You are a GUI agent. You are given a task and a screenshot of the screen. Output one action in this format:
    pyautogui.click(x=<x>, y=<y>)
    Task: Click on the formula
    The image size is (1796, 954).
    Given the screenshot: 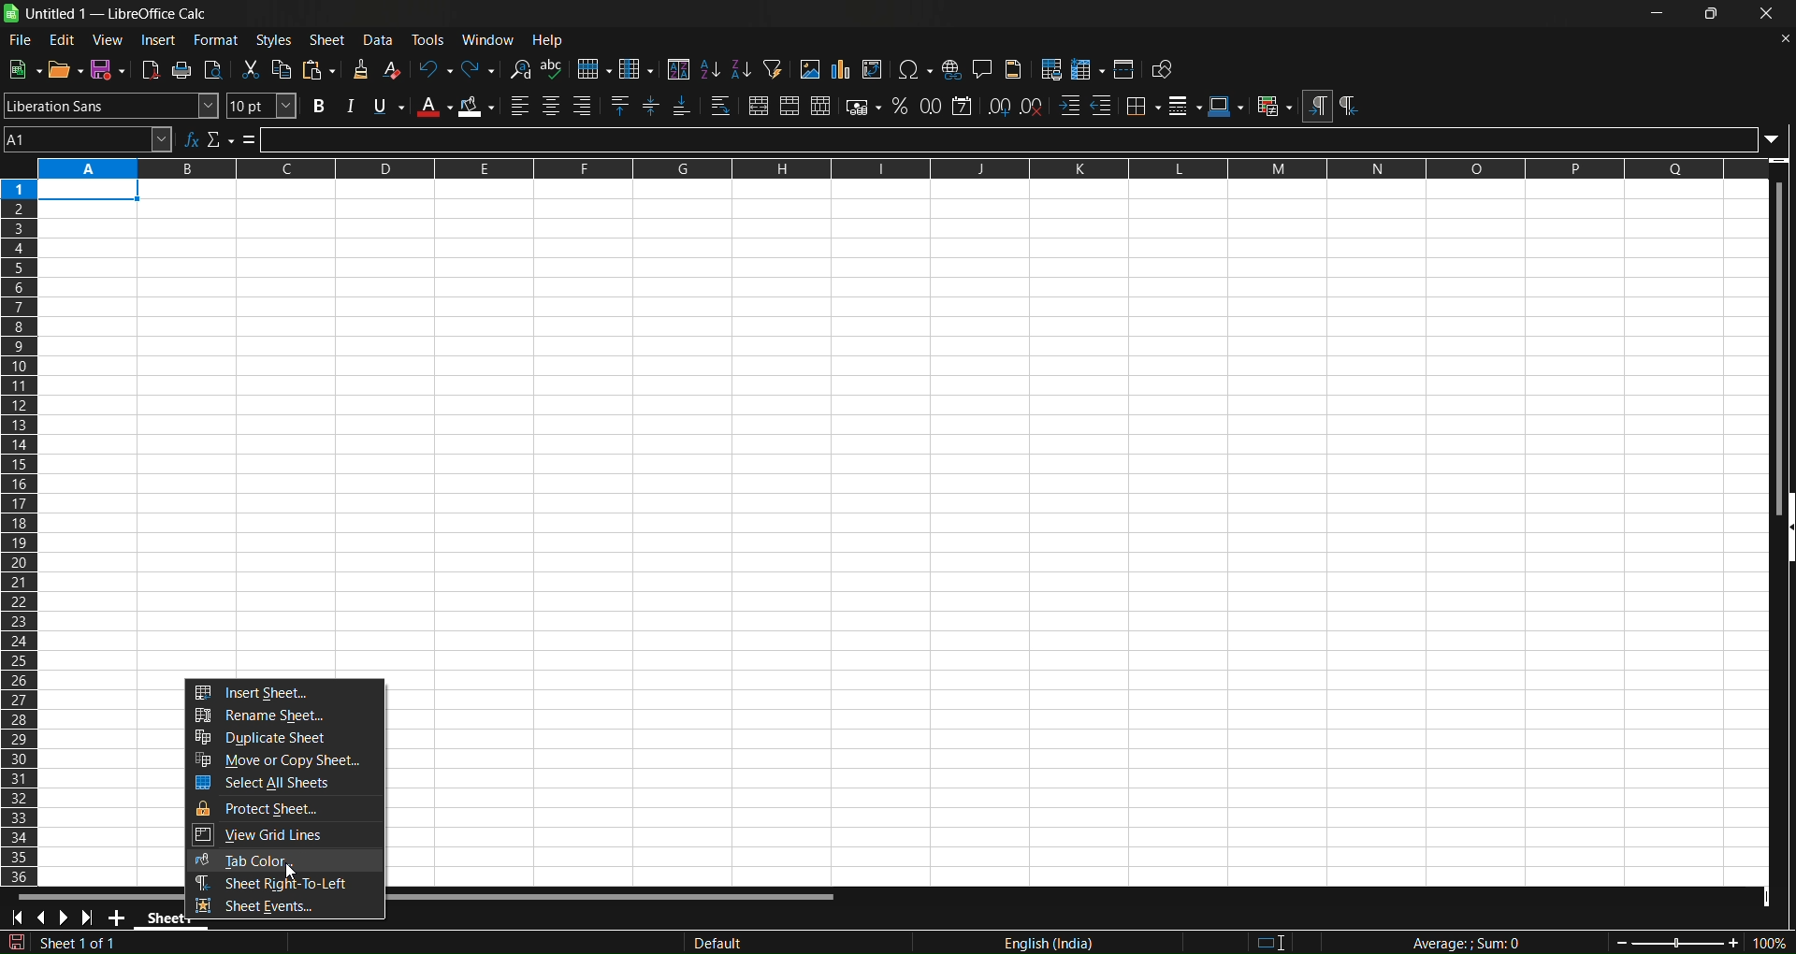 What is the action you would take?
    pyautogui.click(x=1449, y=943)
    